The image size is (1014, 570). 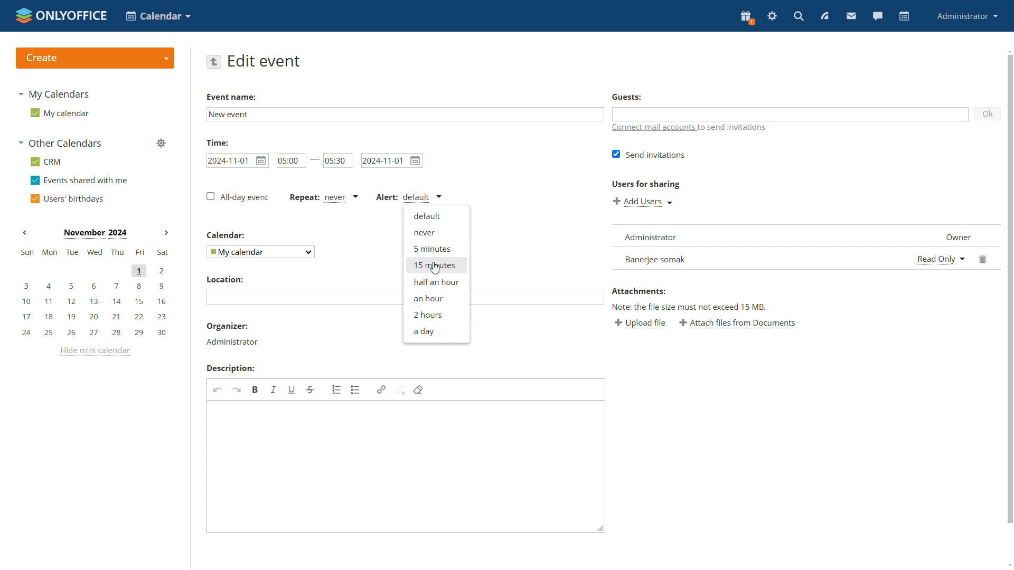 I want to click on Location, so click(x=224, y=280).